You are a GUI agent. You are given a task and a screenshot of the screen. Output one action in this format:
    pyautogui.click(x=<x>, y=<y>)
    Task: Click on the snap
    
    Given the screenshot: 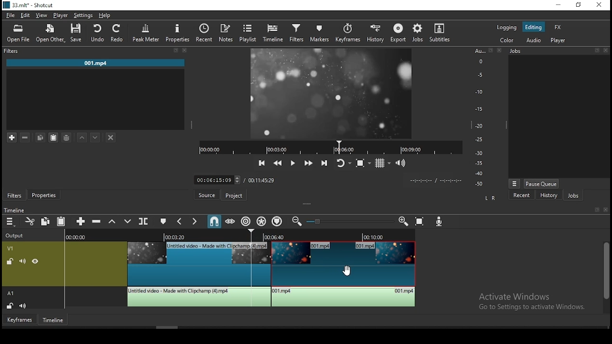 What is the action you would take?
    pyautogui.click(x=215, y=221)
    